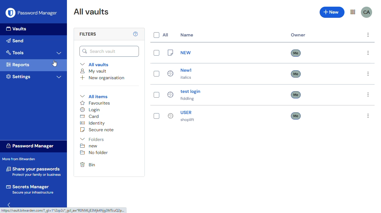  What do you see at coordinates (59, 53) in the screenshot?
I see `toggle expand` at bounding box center [59, 53].